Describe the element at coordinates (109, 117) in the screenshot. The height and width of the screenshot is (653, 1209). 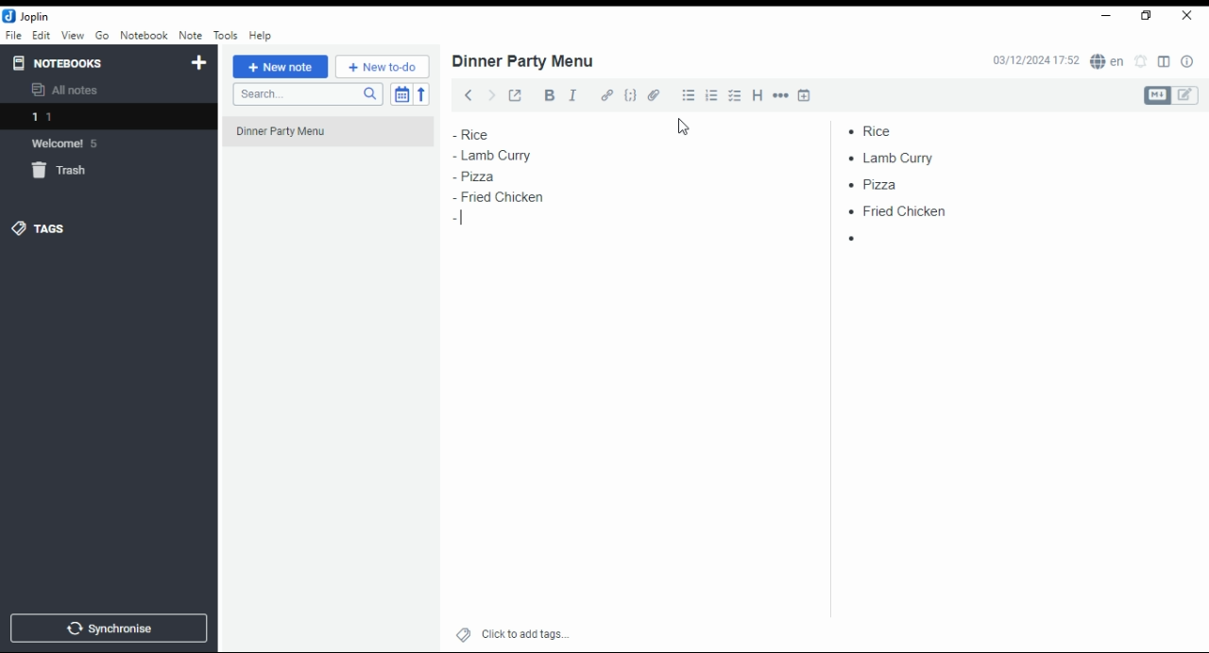
I see `1` at that location.